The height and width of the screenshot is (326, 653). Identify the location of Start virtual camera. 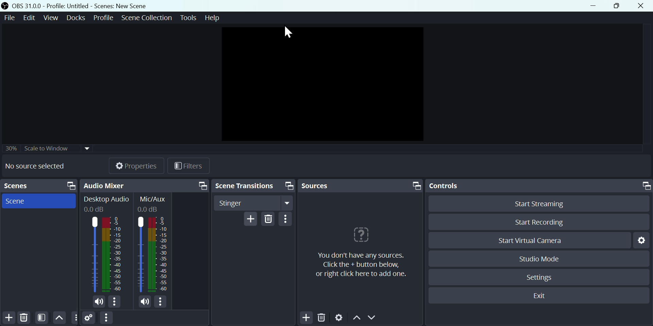
(529, 240).